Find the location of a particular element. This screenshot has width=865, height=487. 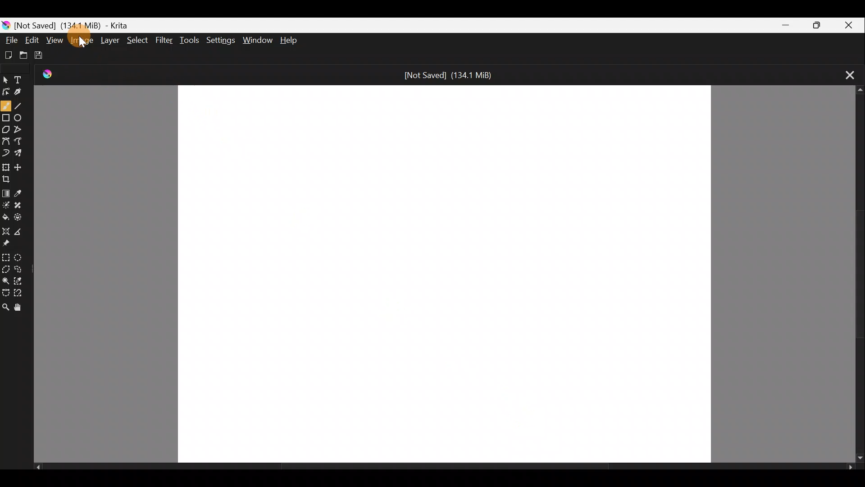

Create a new document is located at coordinates (9, 55).